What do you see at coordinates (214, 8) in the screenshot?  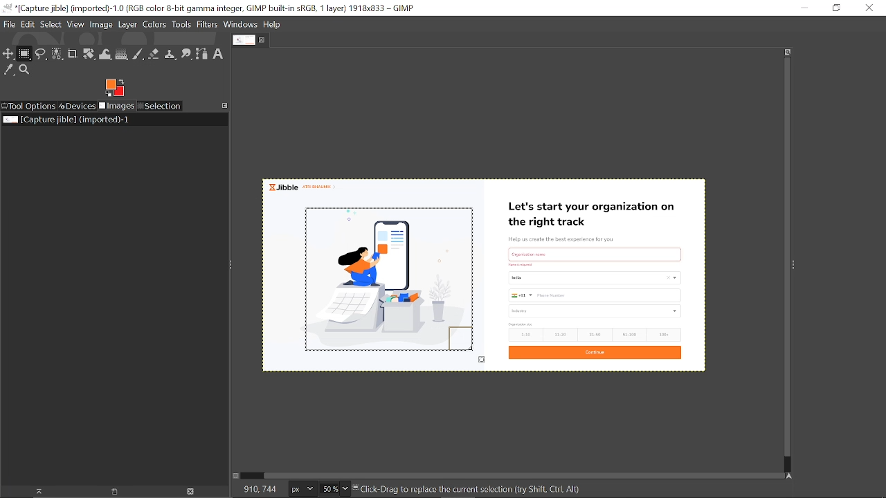 I see `Current window` at bounding box center [214, 8].